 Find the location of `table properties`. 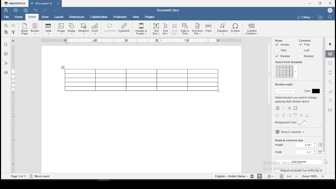

table properties is located at coordinates (331, 54).